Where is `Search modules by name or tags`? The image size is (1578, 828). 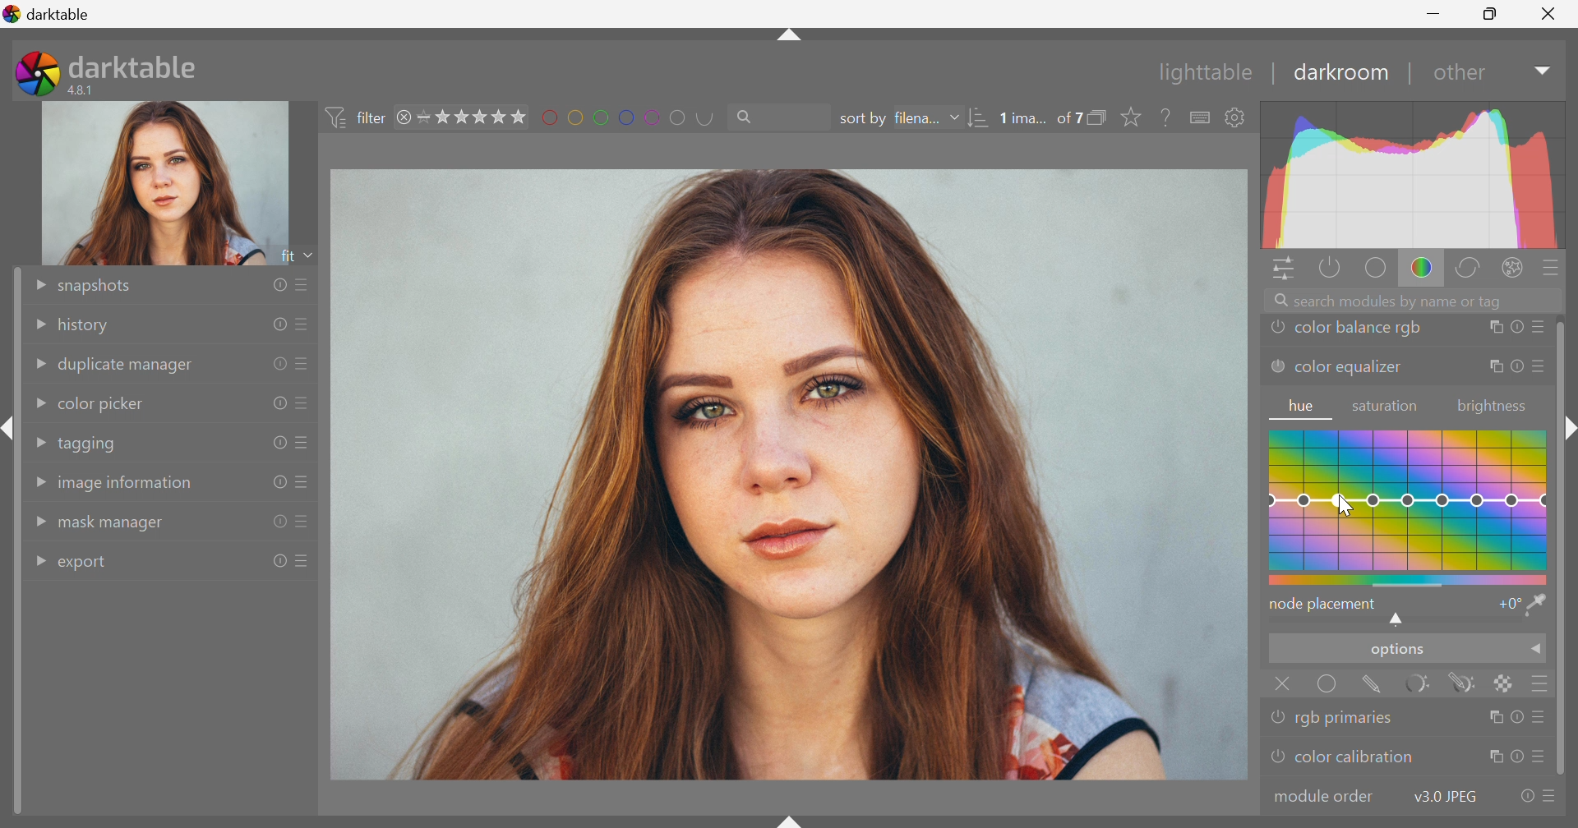 Search modules by name or tags is located at coordinates (1416, 300).